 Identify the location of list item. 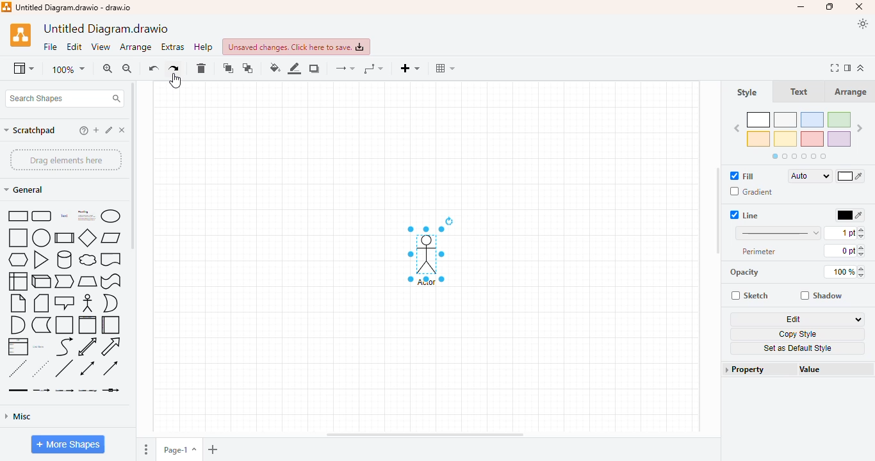
(39, 346).